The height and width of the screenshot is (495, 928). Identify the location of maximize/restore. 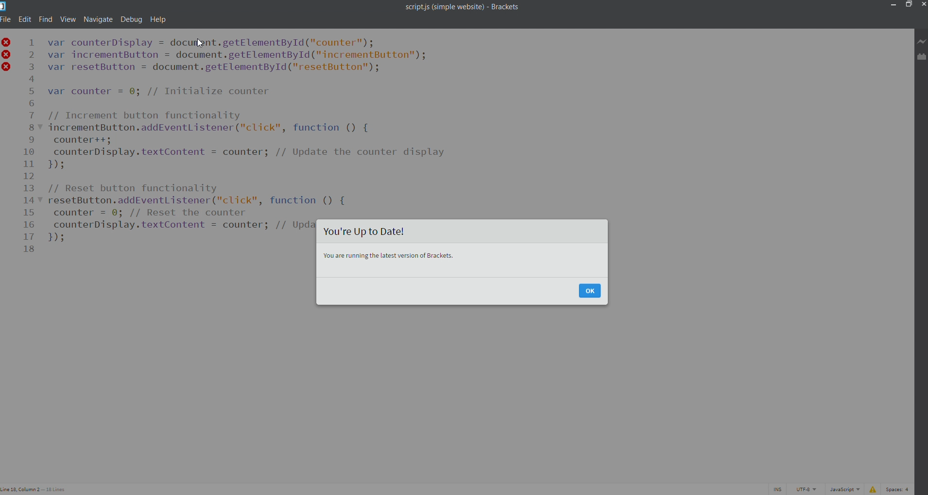
(908, 6).